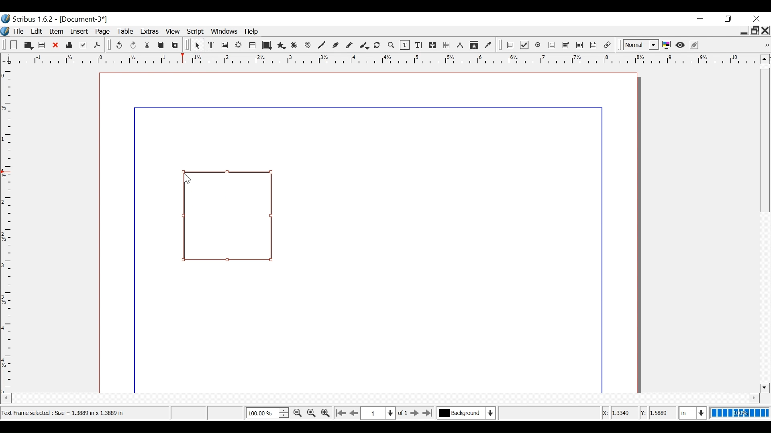 This screenshot has height=433, width=771. I want to click on PDF Radio Button, so click(538, 45).